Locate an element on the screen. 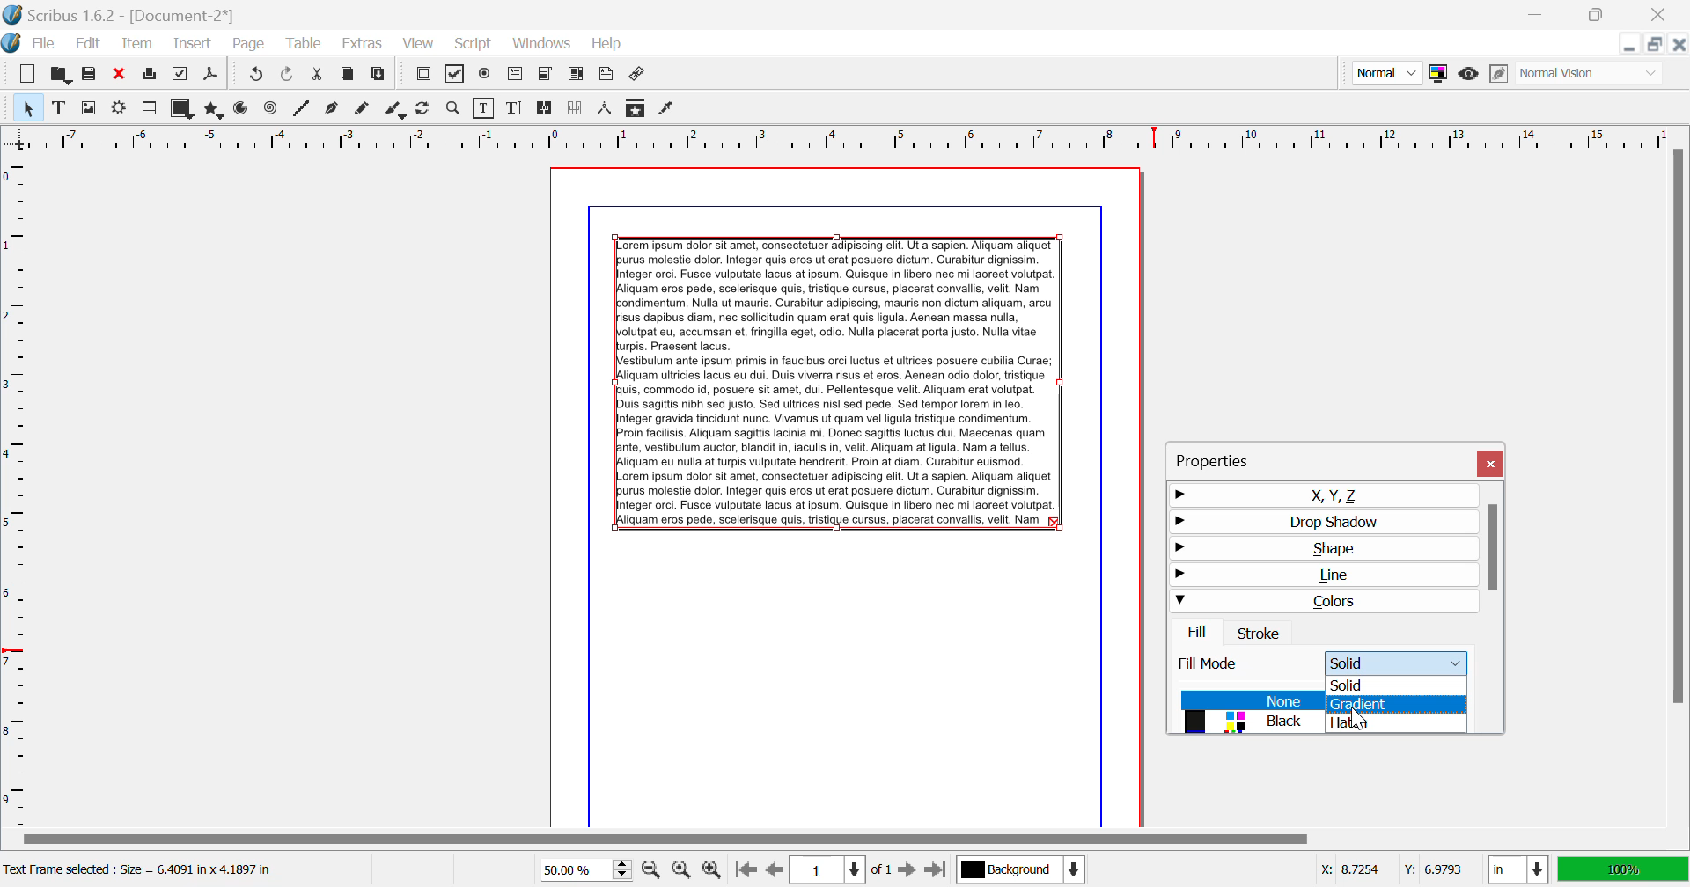 The image size is (1690, 887). Page Rotation is located at coordinates (427, 110).